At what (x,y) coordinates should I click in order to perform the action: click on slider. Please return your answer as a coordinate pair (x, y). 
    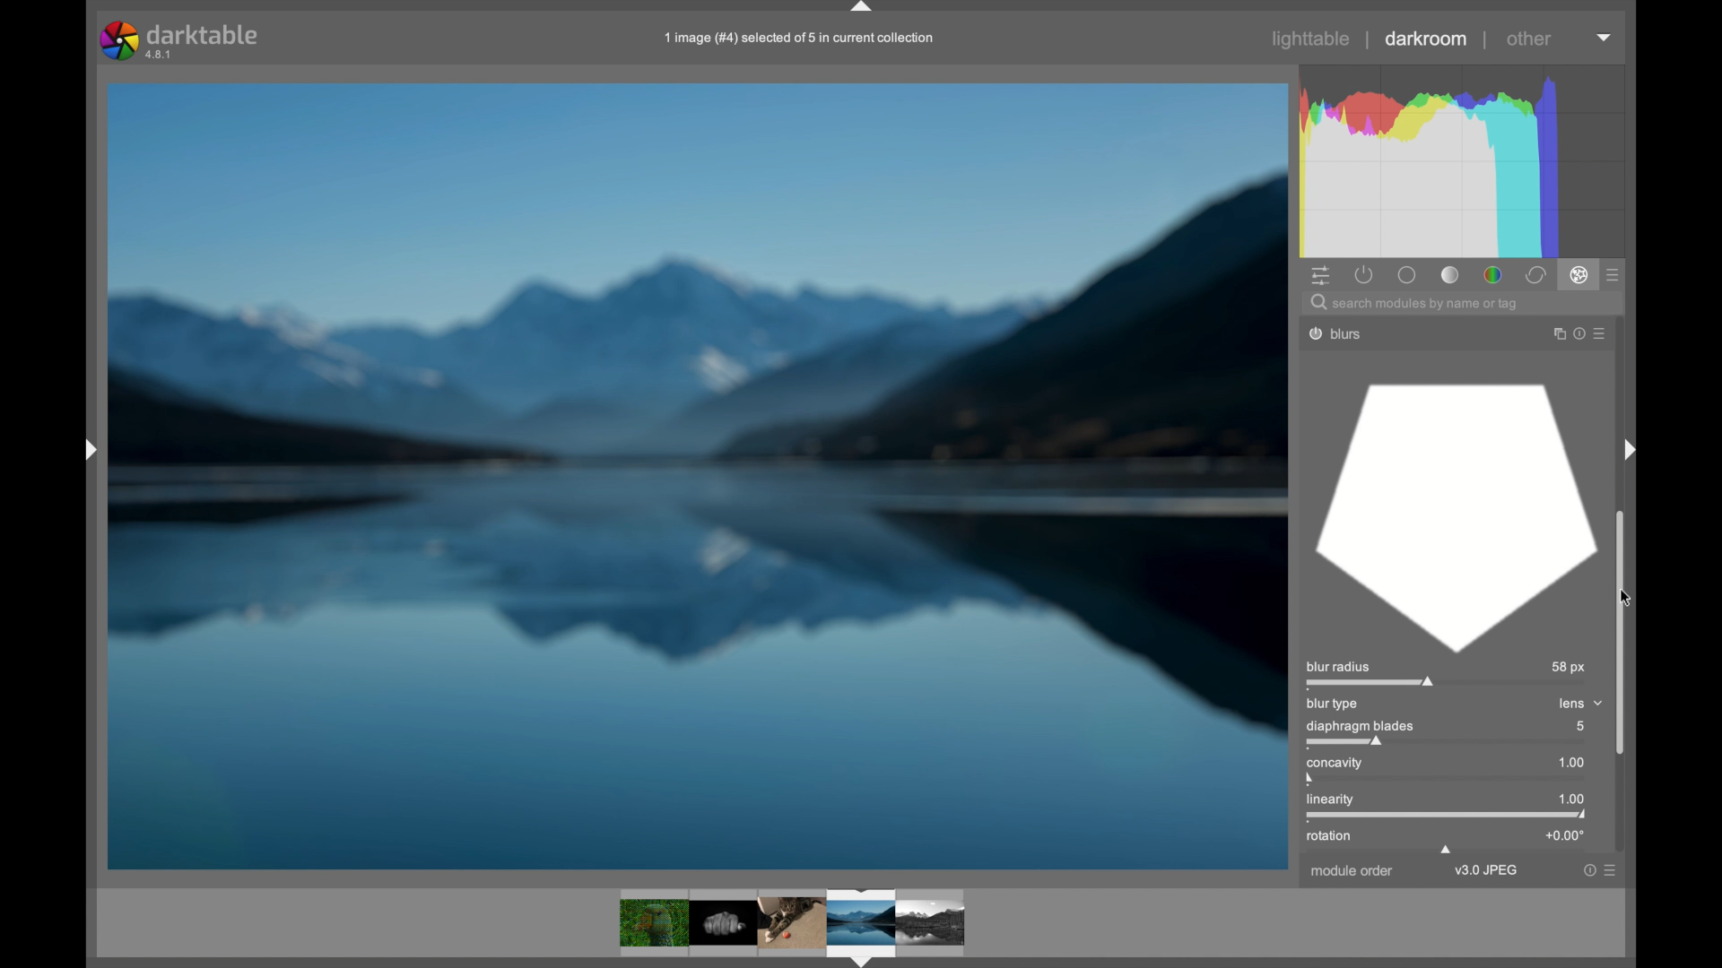
    Looking at the image, I should click on (1444, 684).